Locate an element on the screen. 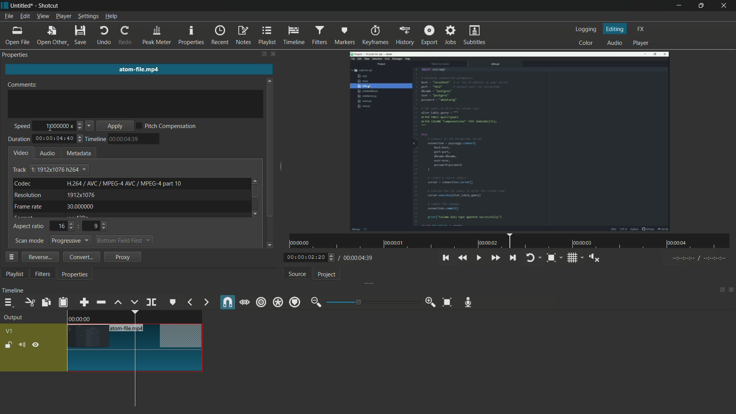  toggle zoom is located at coordinates (552, 258).